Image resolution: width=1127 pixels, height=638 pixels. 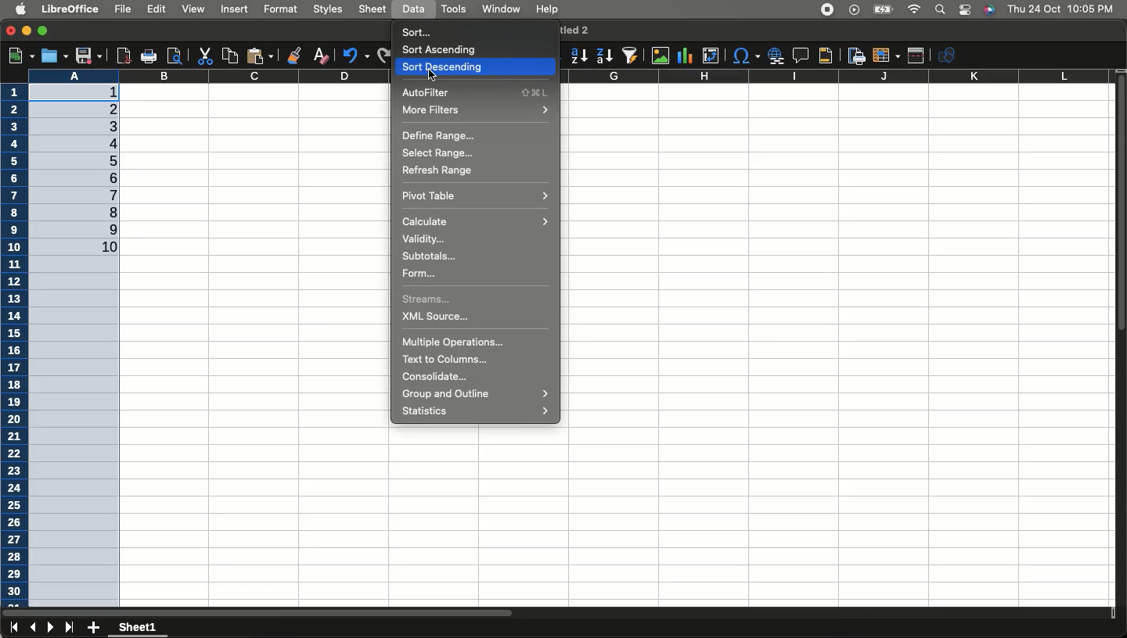 I want to click on Group and outline, so click(x=473, y=395).